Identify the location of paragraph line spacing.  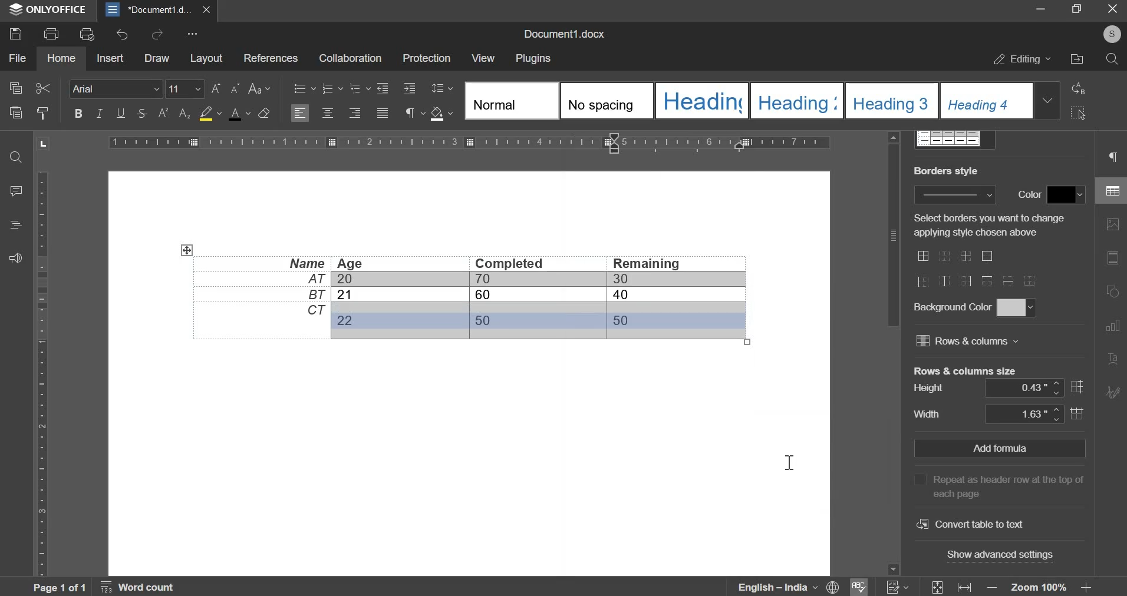
(444, 88).